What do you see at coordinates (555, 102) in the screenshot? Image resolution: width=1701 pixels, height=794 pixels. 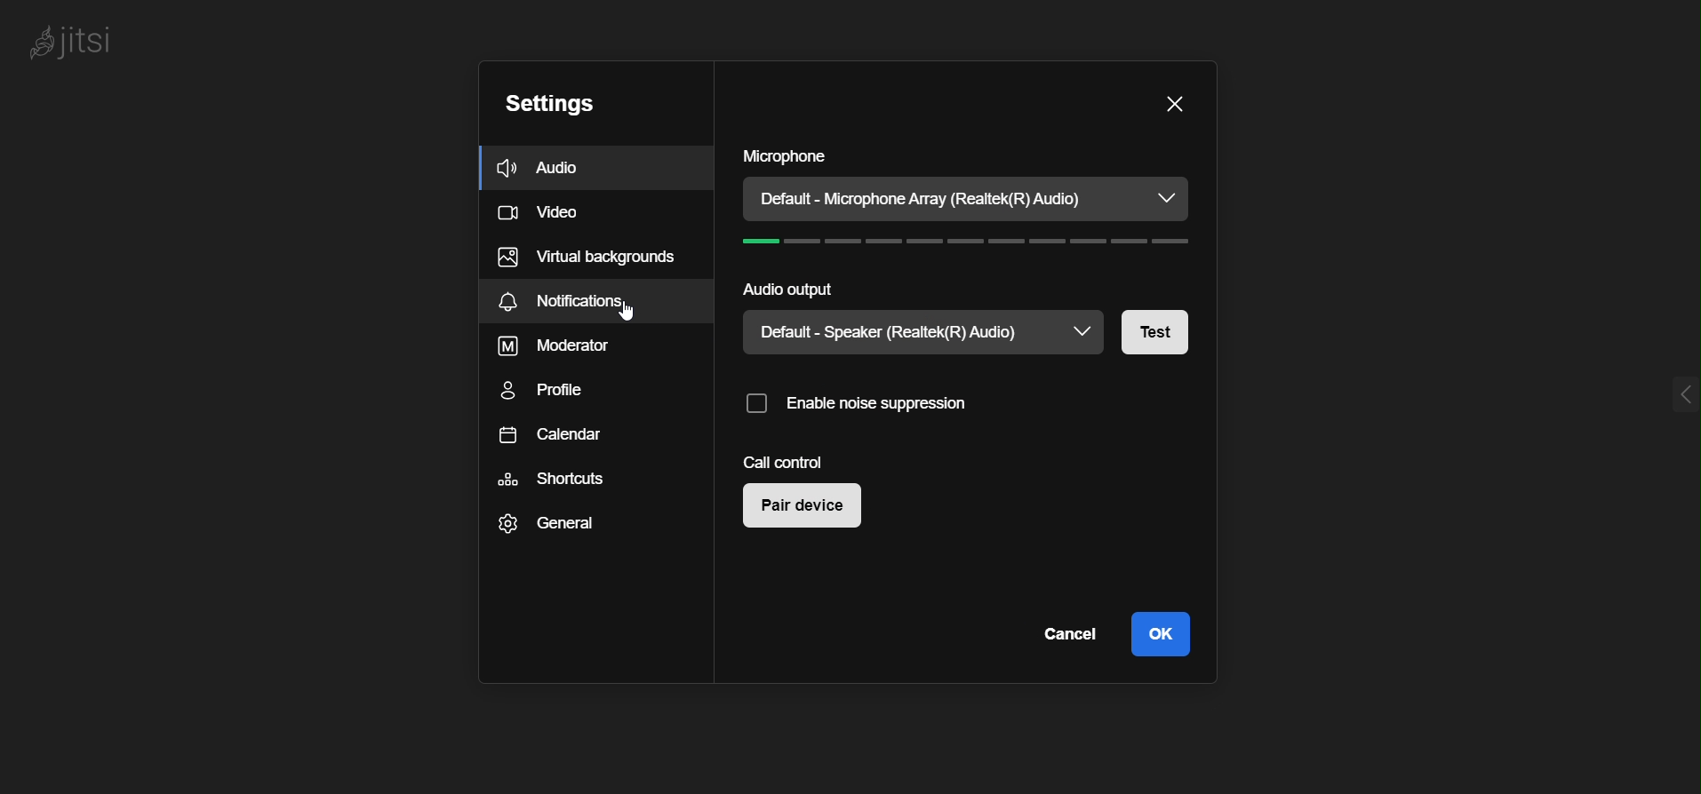 I see `setting ` at bounding box center [555, 102].